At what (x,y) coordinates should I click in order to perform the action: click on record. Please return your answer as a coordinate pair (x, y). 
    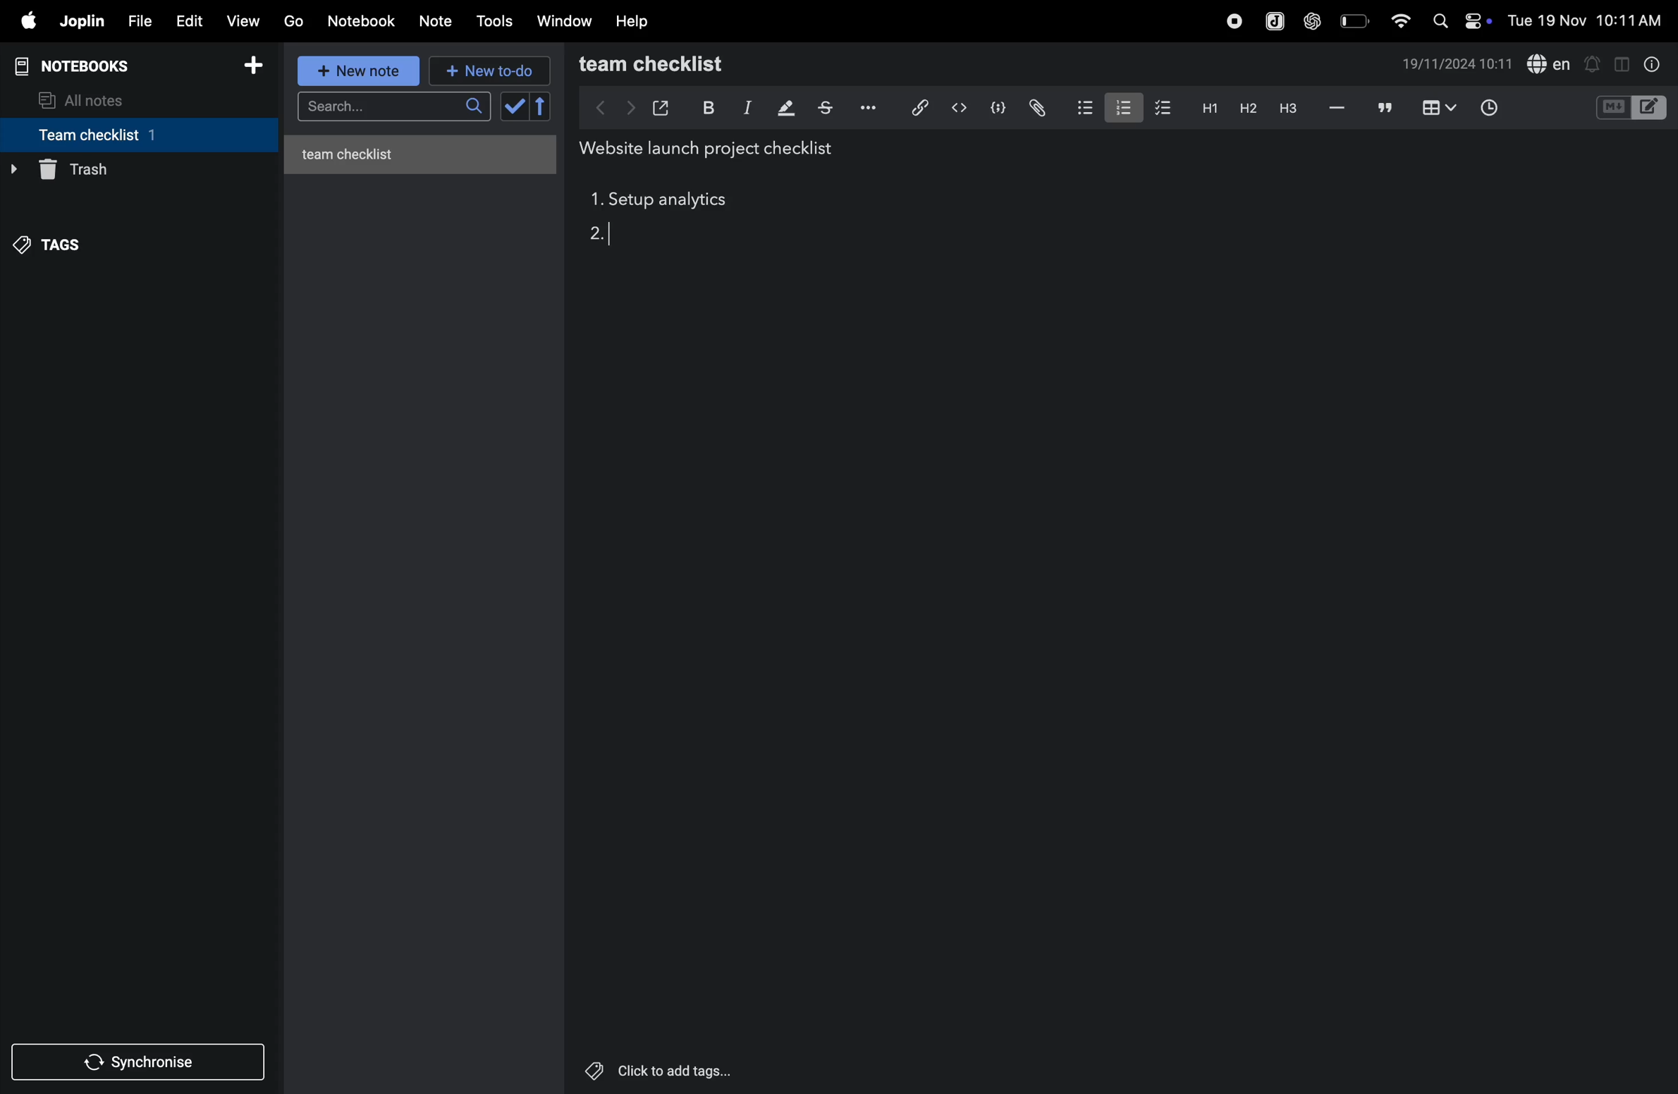
    Looking at the image, I should click on (1230, 20).